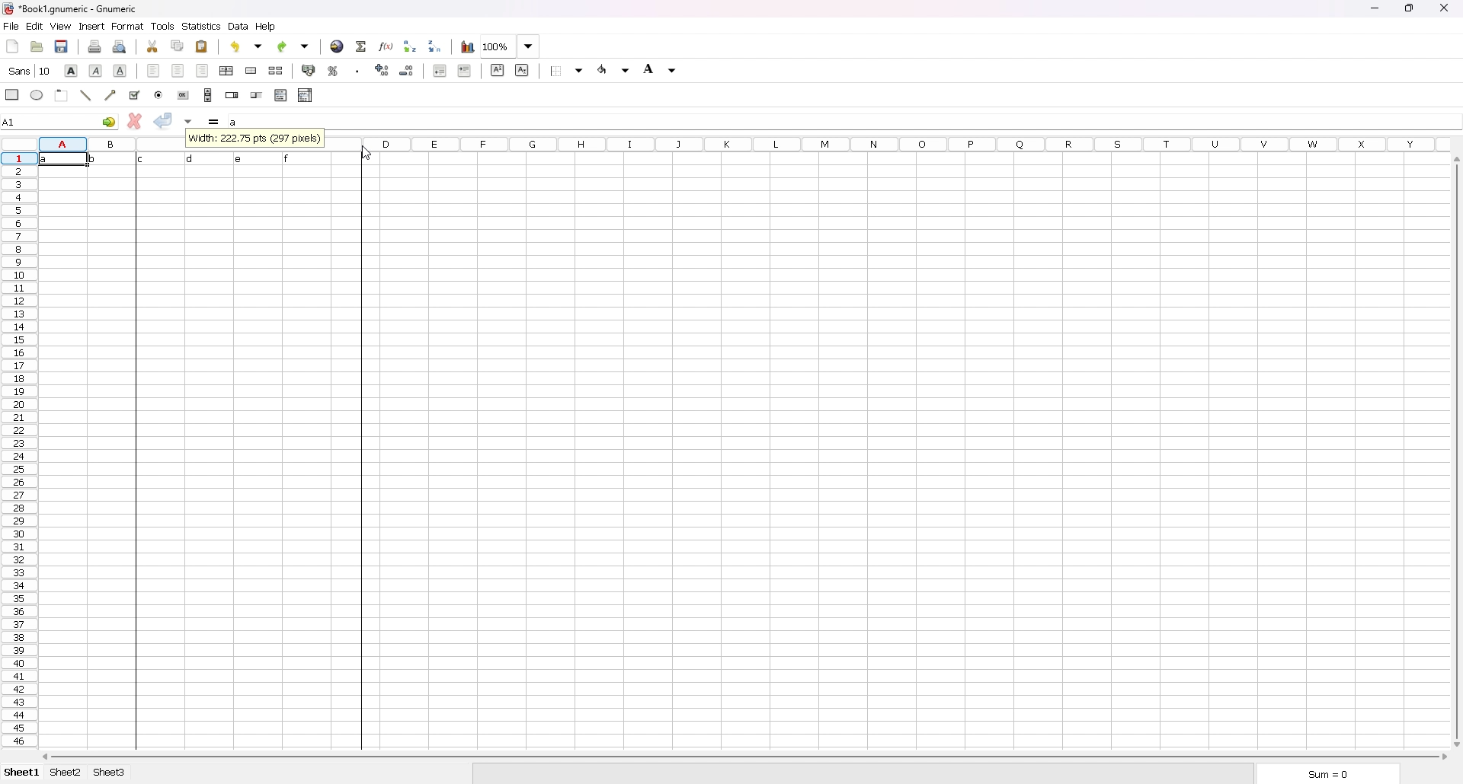  Describe the element at coordinates (843, 121) in the screenshot. I see `cell input` at that location.